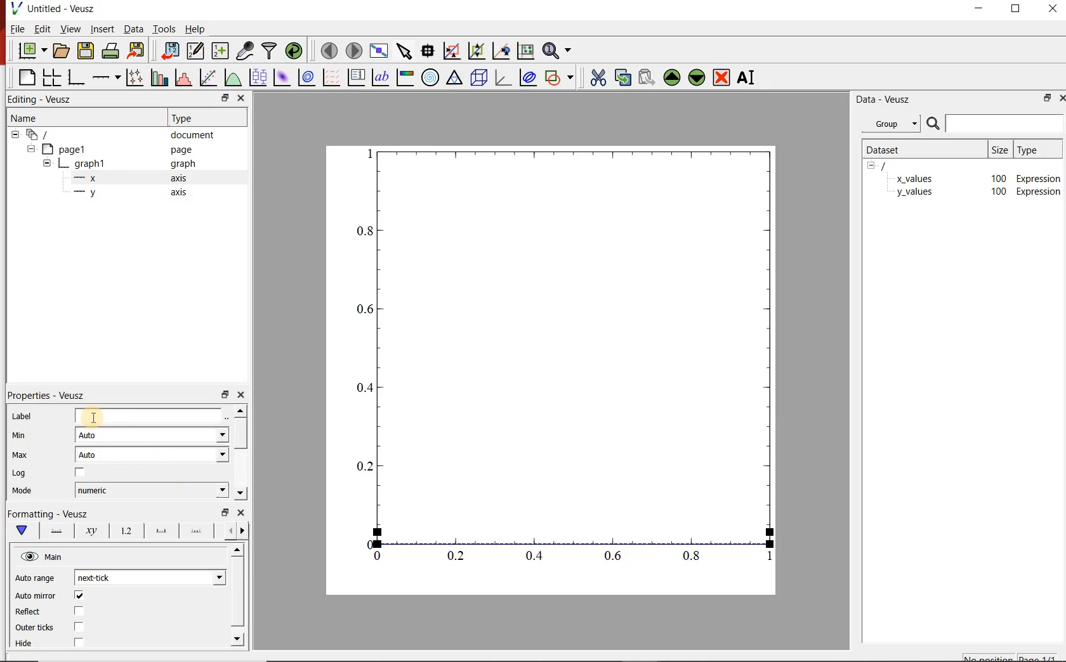 The image size is (1066, 662). What do you see at coordinates (180, 178) in the screenshot?
I see `axis` at bounding box center [180, 178].